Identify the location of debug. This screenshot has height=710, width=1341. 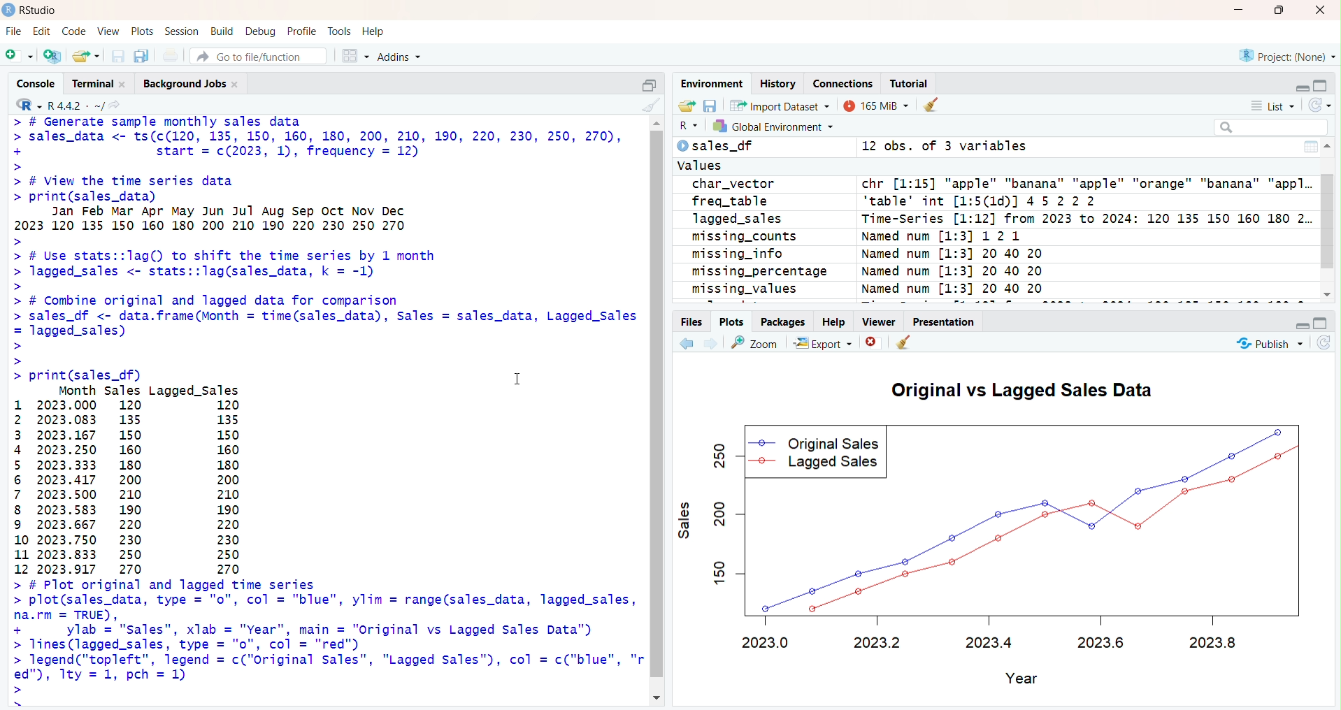
(261, 31).